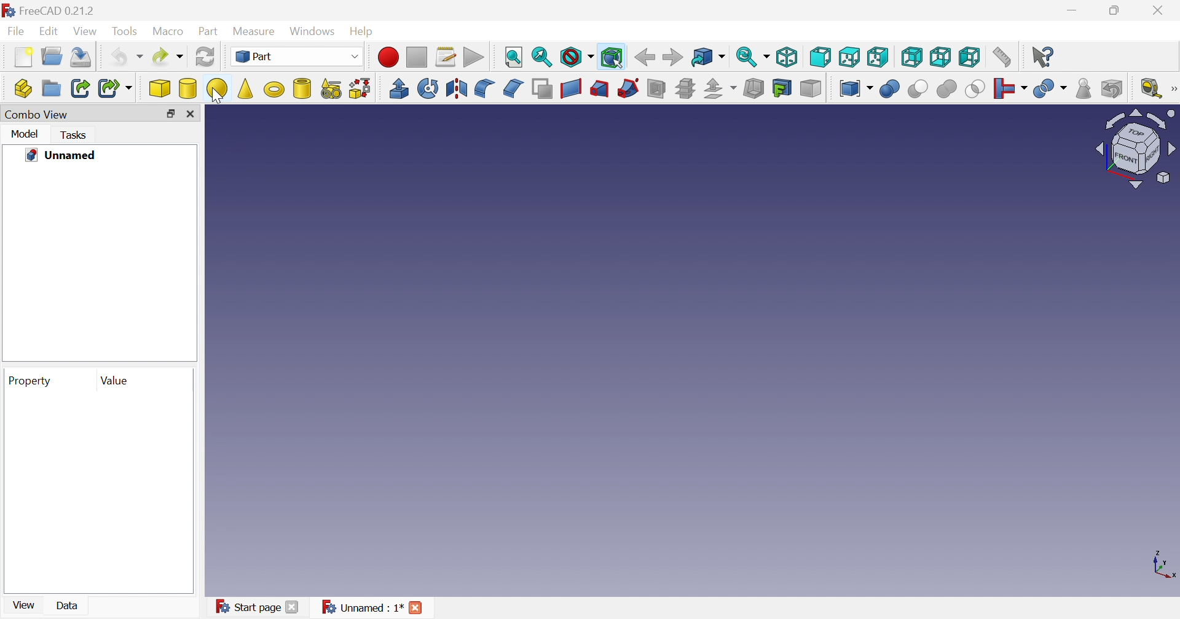 This screenshot has height=619, width=1180. I want to click on Isometric, so click(787, 58).